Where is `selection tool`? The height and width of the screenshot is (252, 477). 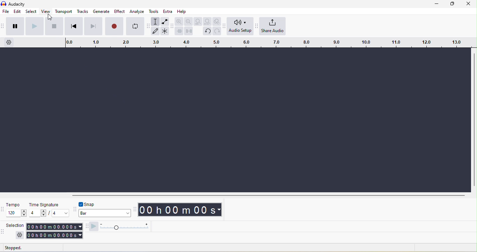 selection tool is located at coordinates (155, 21).